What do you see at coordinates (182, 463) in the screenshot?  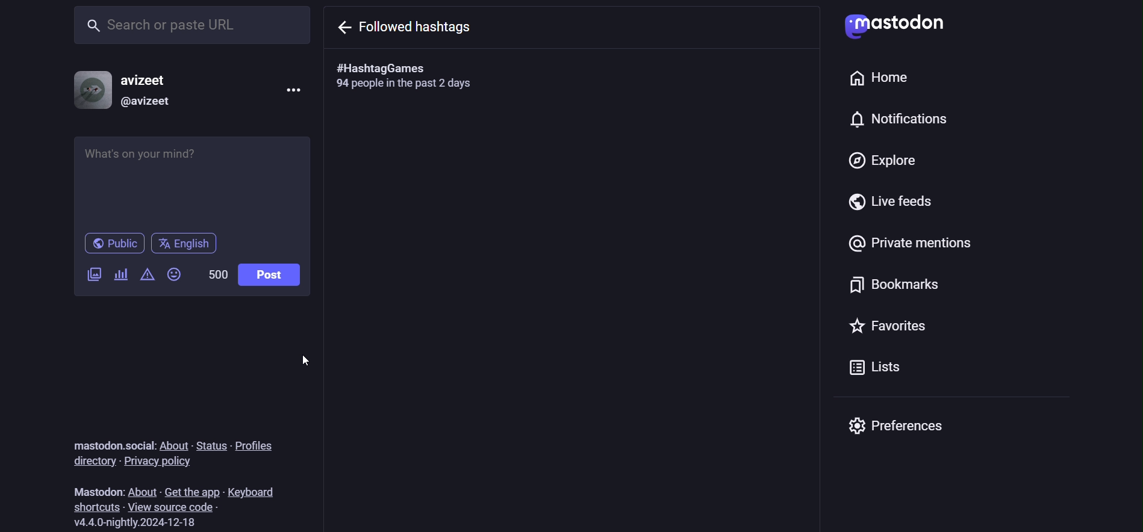 I see `privacy policy` at bounding box center [182, 463].